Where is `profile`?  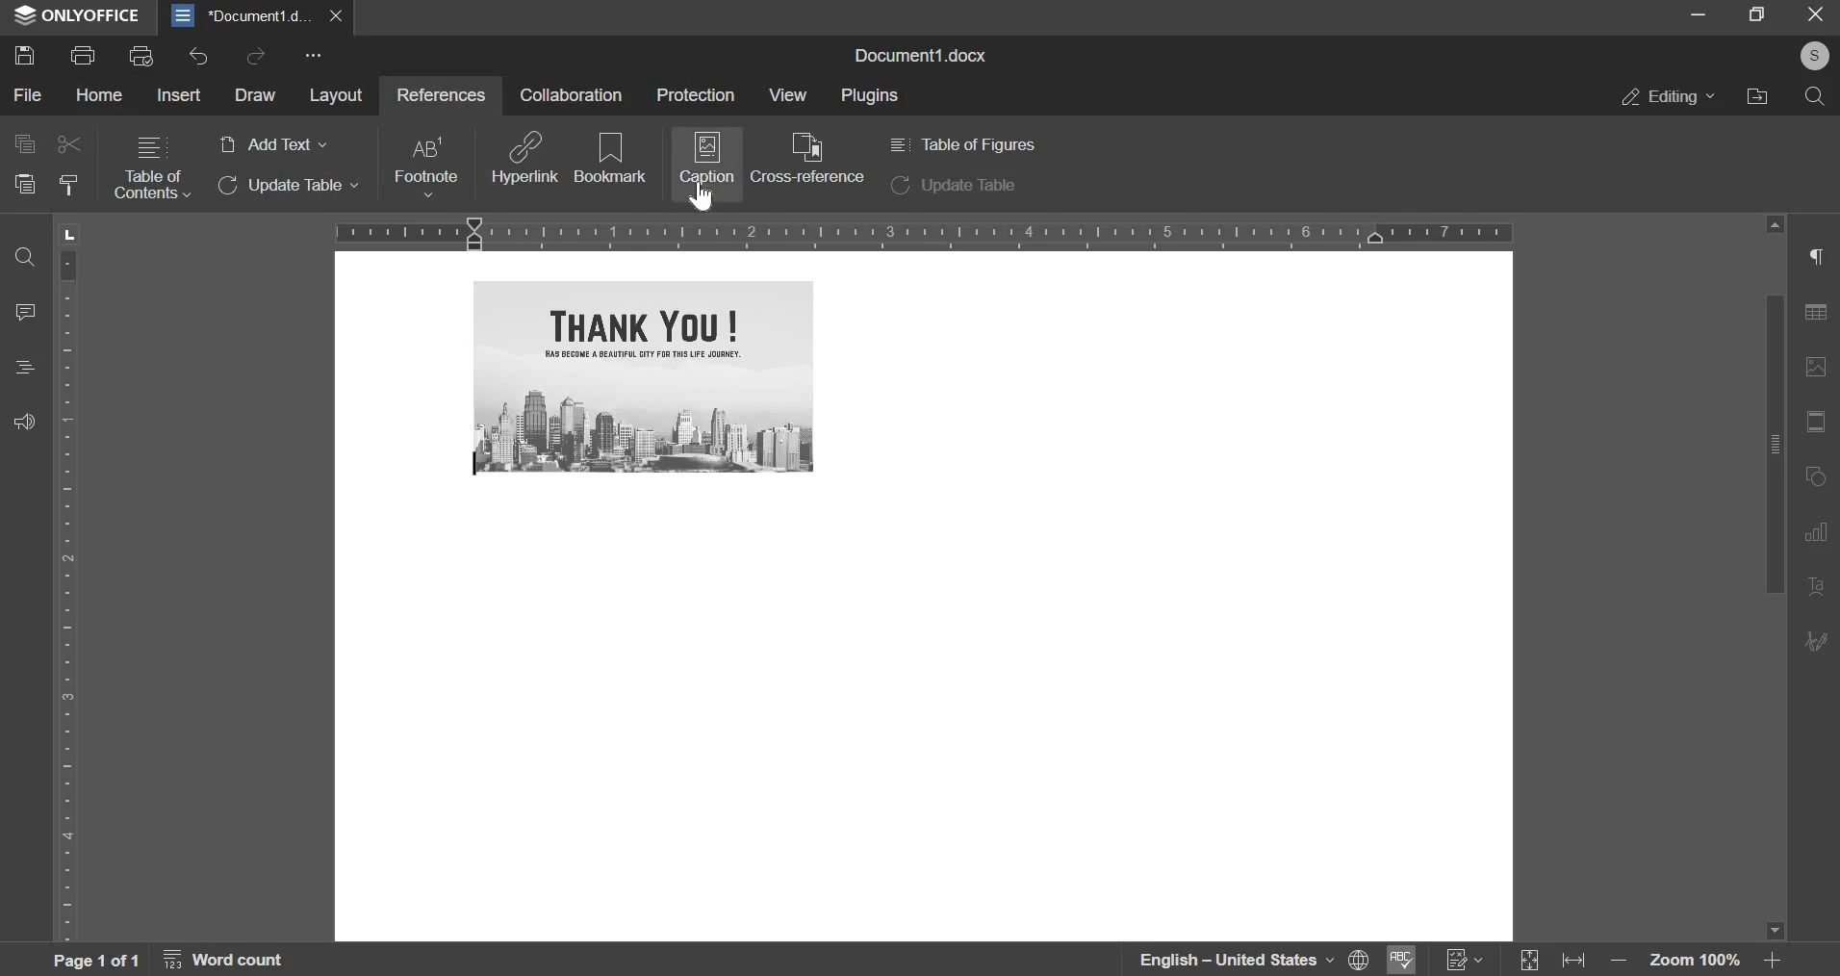 profile is located at coordinates (1812, 56).